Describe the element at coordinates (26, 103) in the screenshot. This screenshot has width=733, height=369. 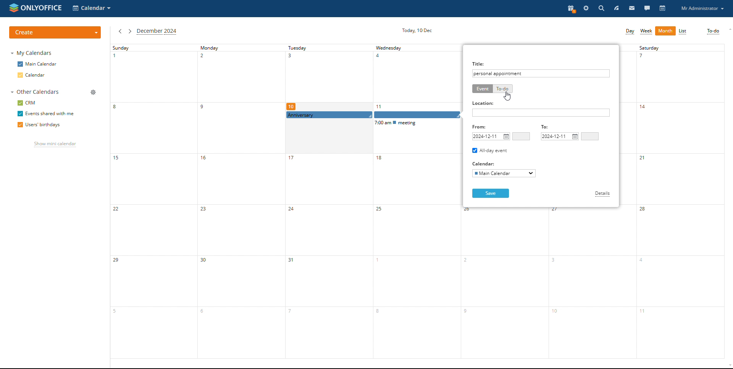
I see `crm` at that location.